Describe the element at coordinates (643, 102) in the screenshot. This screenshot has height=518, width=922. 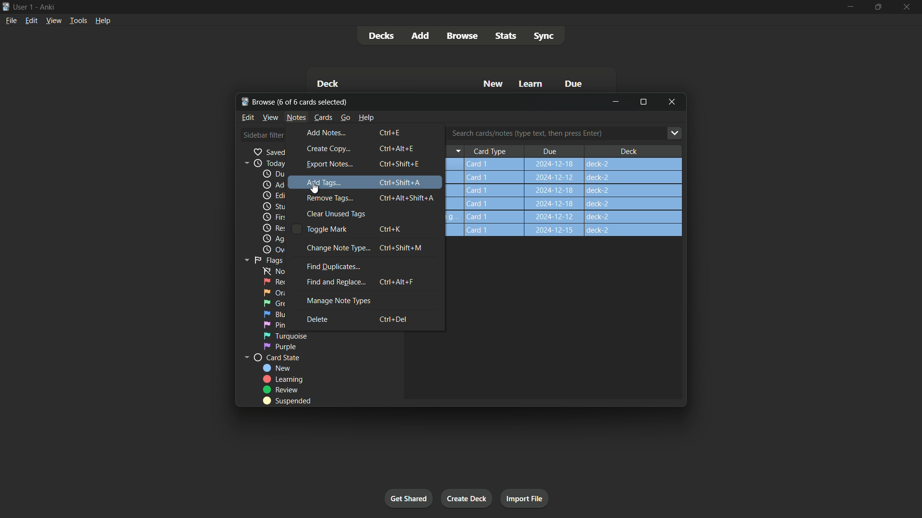
I see `Maximize` at that location.